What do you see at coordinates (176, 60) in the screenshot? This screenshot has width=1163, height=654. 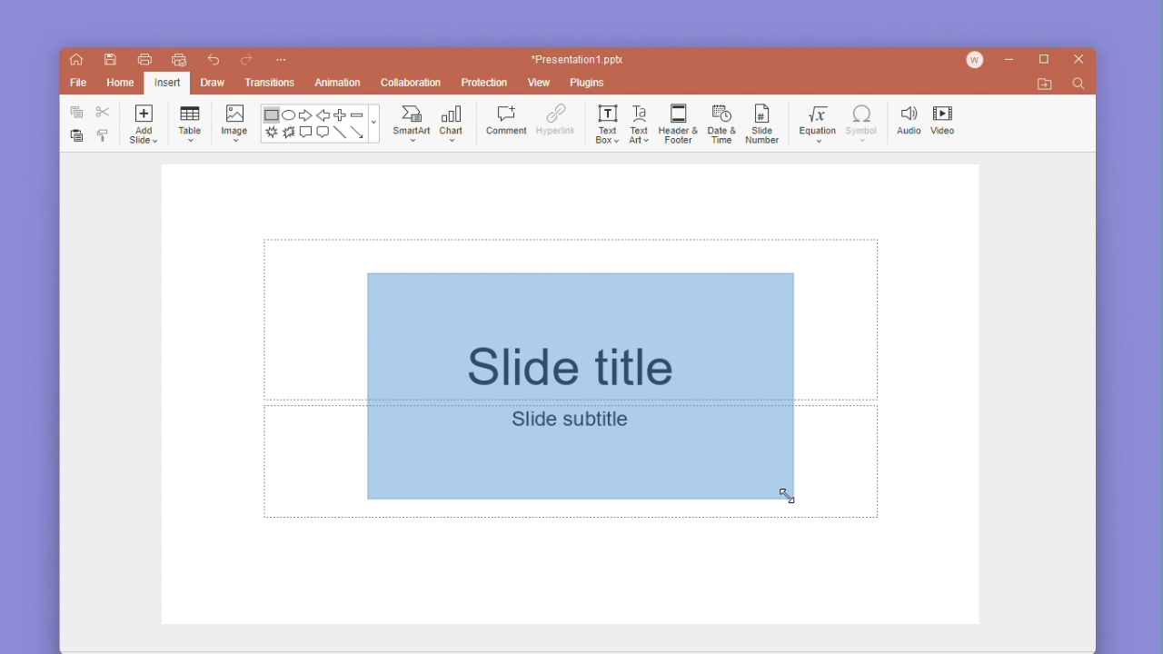 I see `quick print` at bounding box center [176, 60].